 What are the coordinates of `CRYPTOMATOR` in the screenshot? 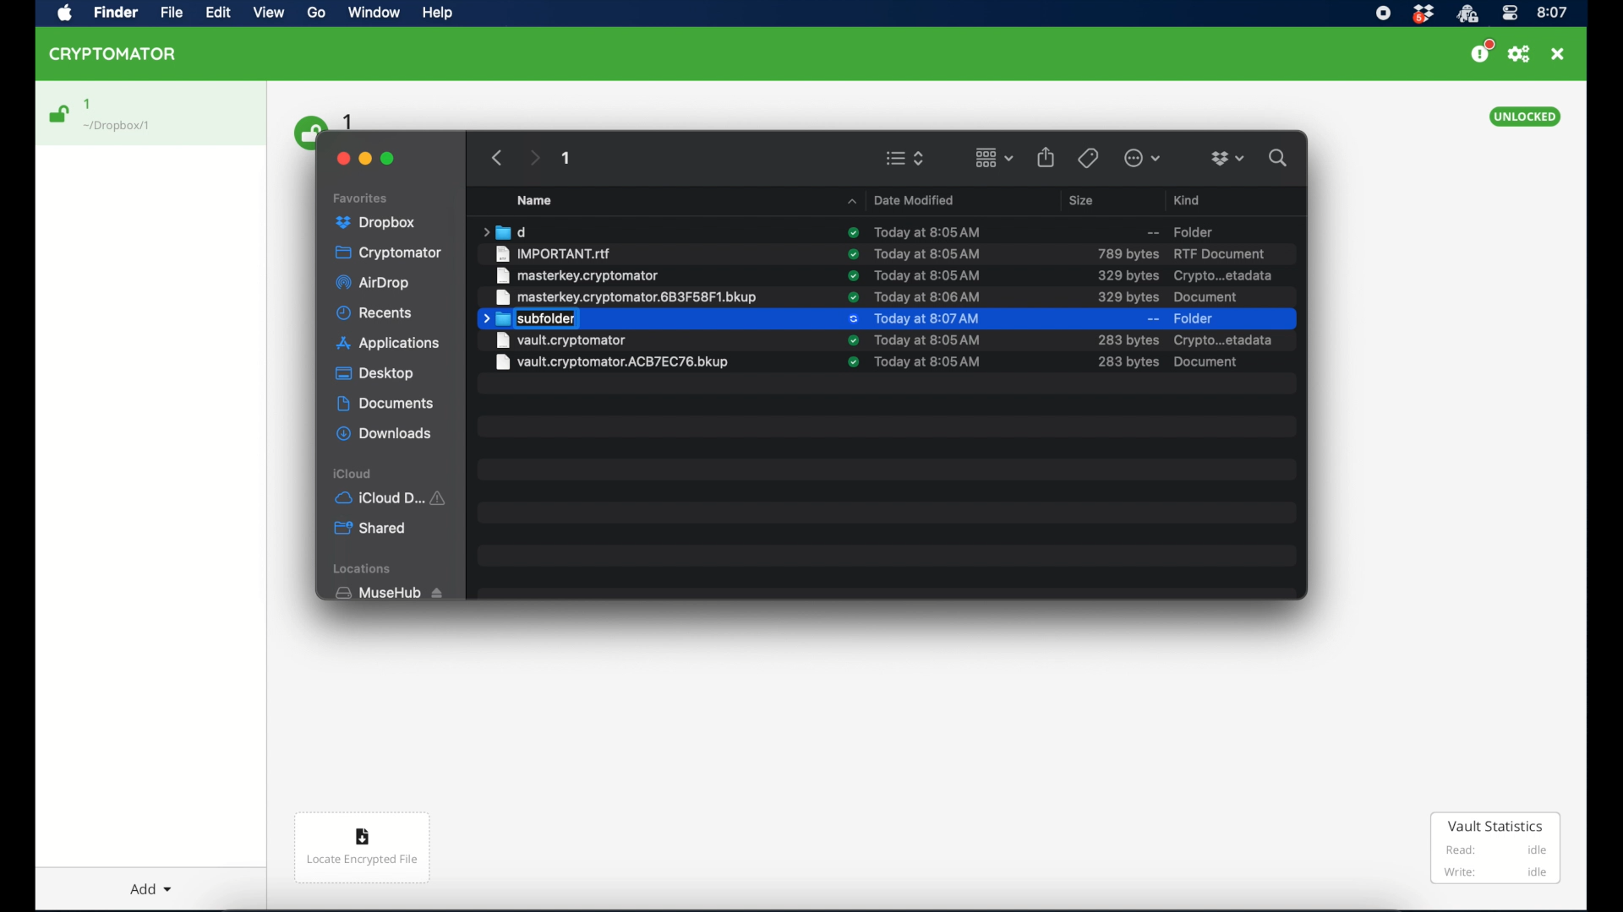 It's located at (121, 57).